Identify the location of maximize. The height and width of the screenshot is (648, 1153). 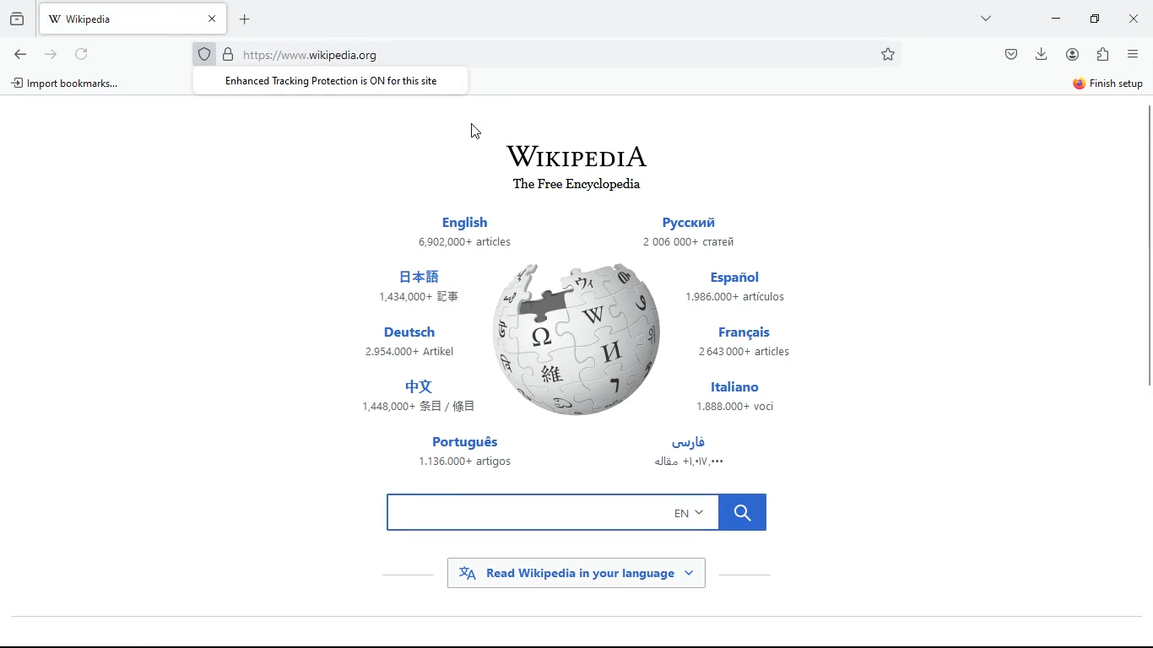
(1094, 19).